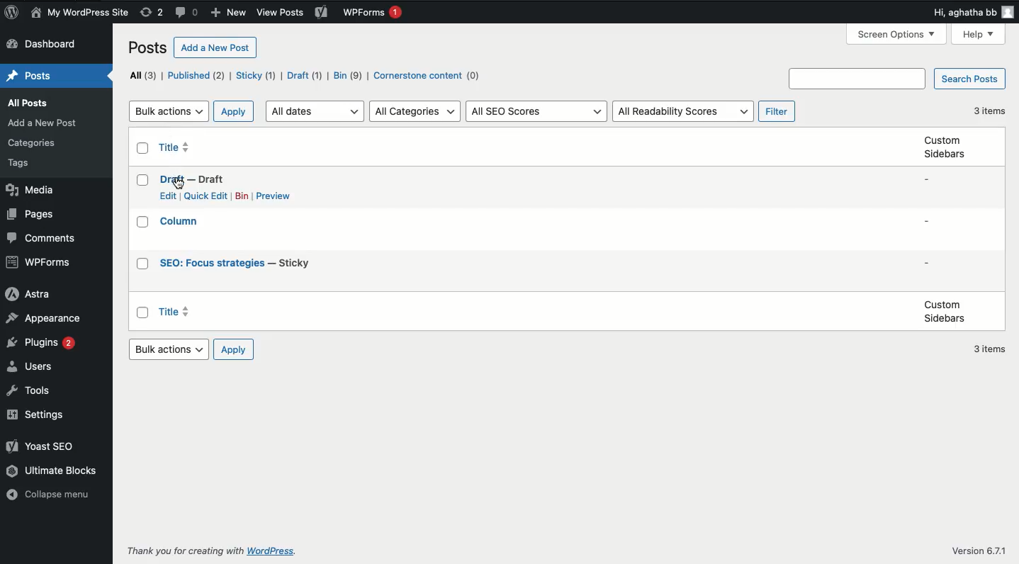 The width and height of the screenshot is (1019, 564). Describe the element at coordinates (153, 12) in the screenshot. I see `Revisions` at that location.